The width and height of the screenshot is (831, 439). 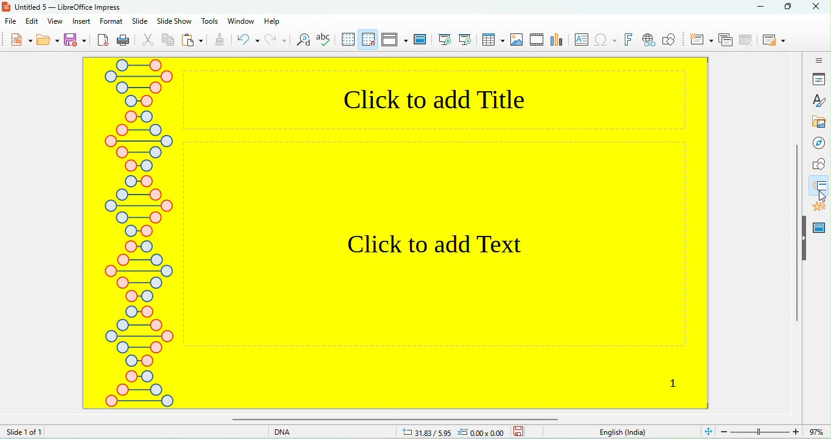 I want to click on 31.83/5.95, so click(x=423, y=432).